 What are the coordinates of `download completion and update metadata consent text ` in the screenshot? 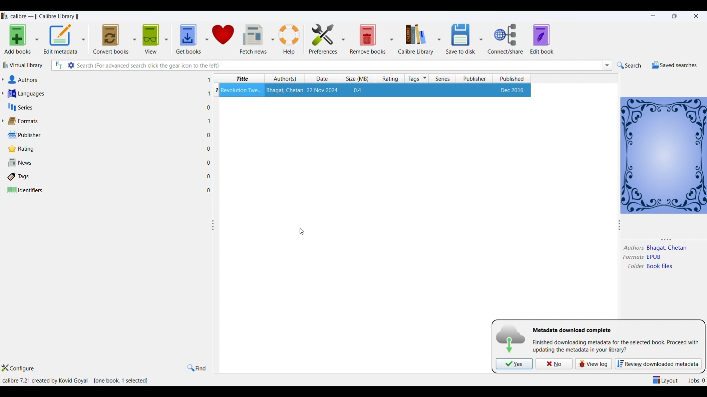 It's located at (615, 347).